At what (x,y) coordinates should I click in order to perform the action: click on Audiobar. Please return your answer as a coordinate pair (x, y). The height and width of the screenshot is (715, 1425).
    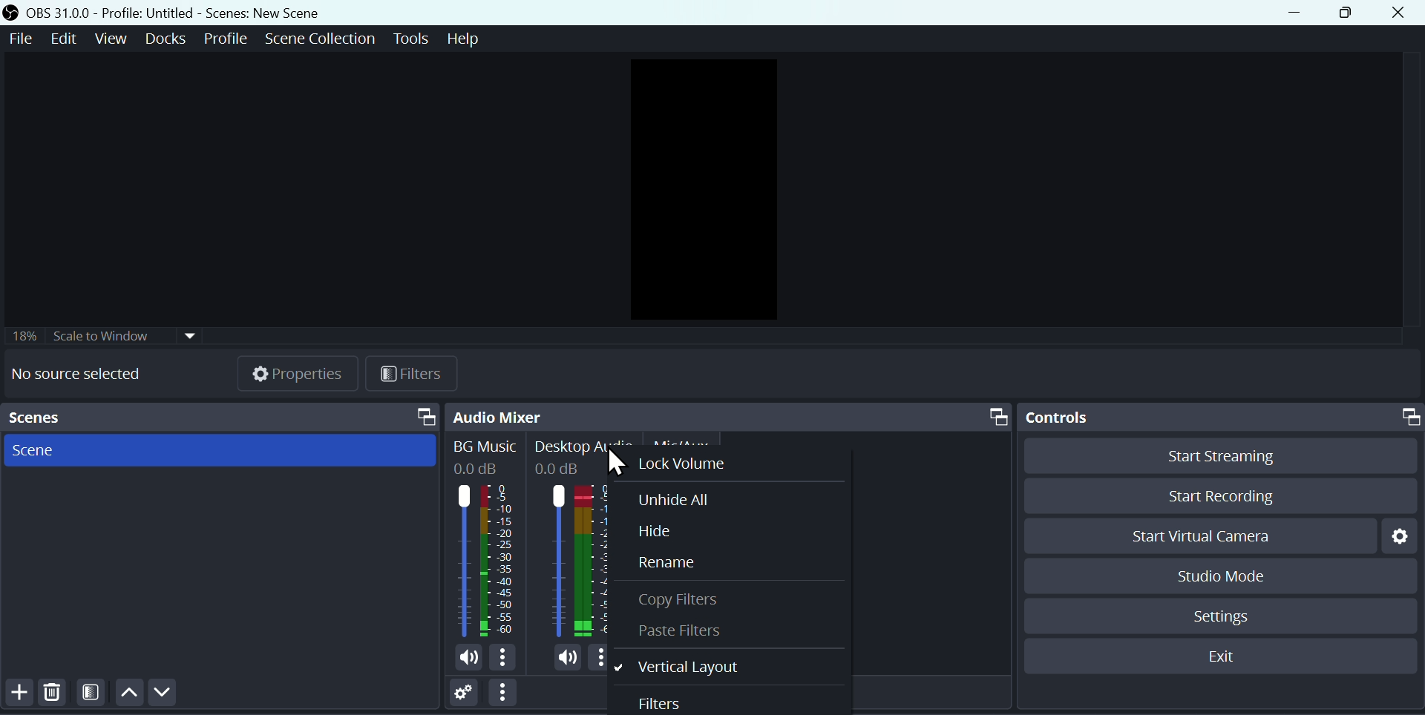
    Looking at the image, I should click on (528, 553).